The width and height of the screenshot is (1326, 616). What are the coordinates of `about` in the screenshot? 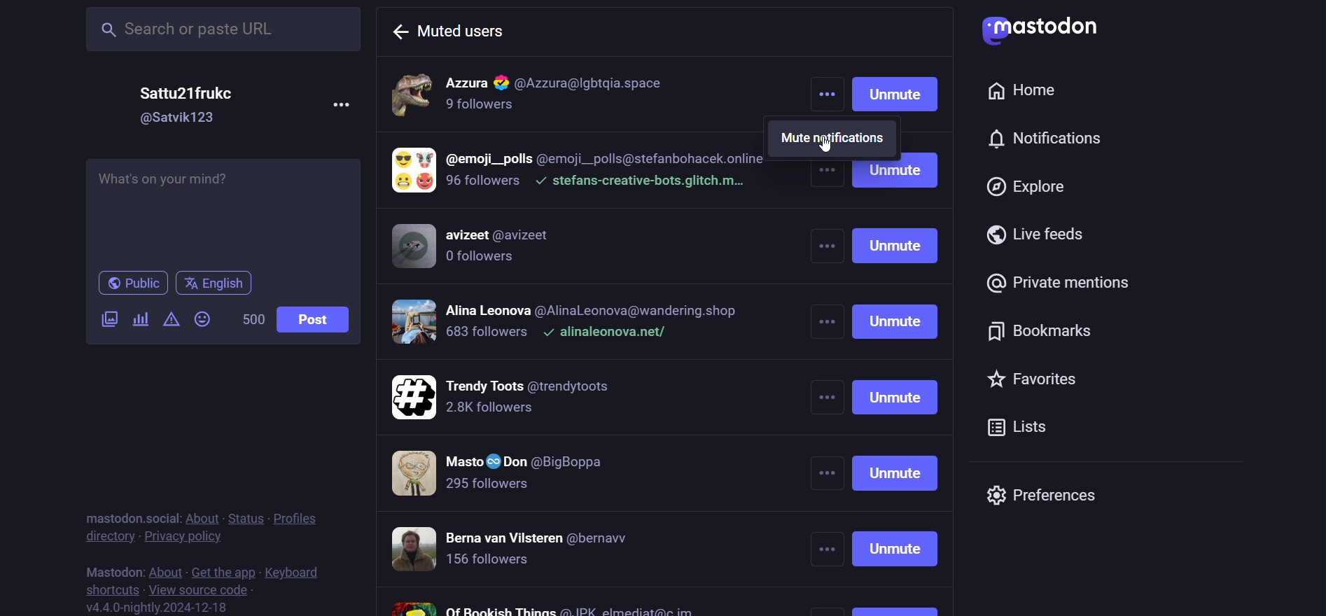 It's located at (164, 567).